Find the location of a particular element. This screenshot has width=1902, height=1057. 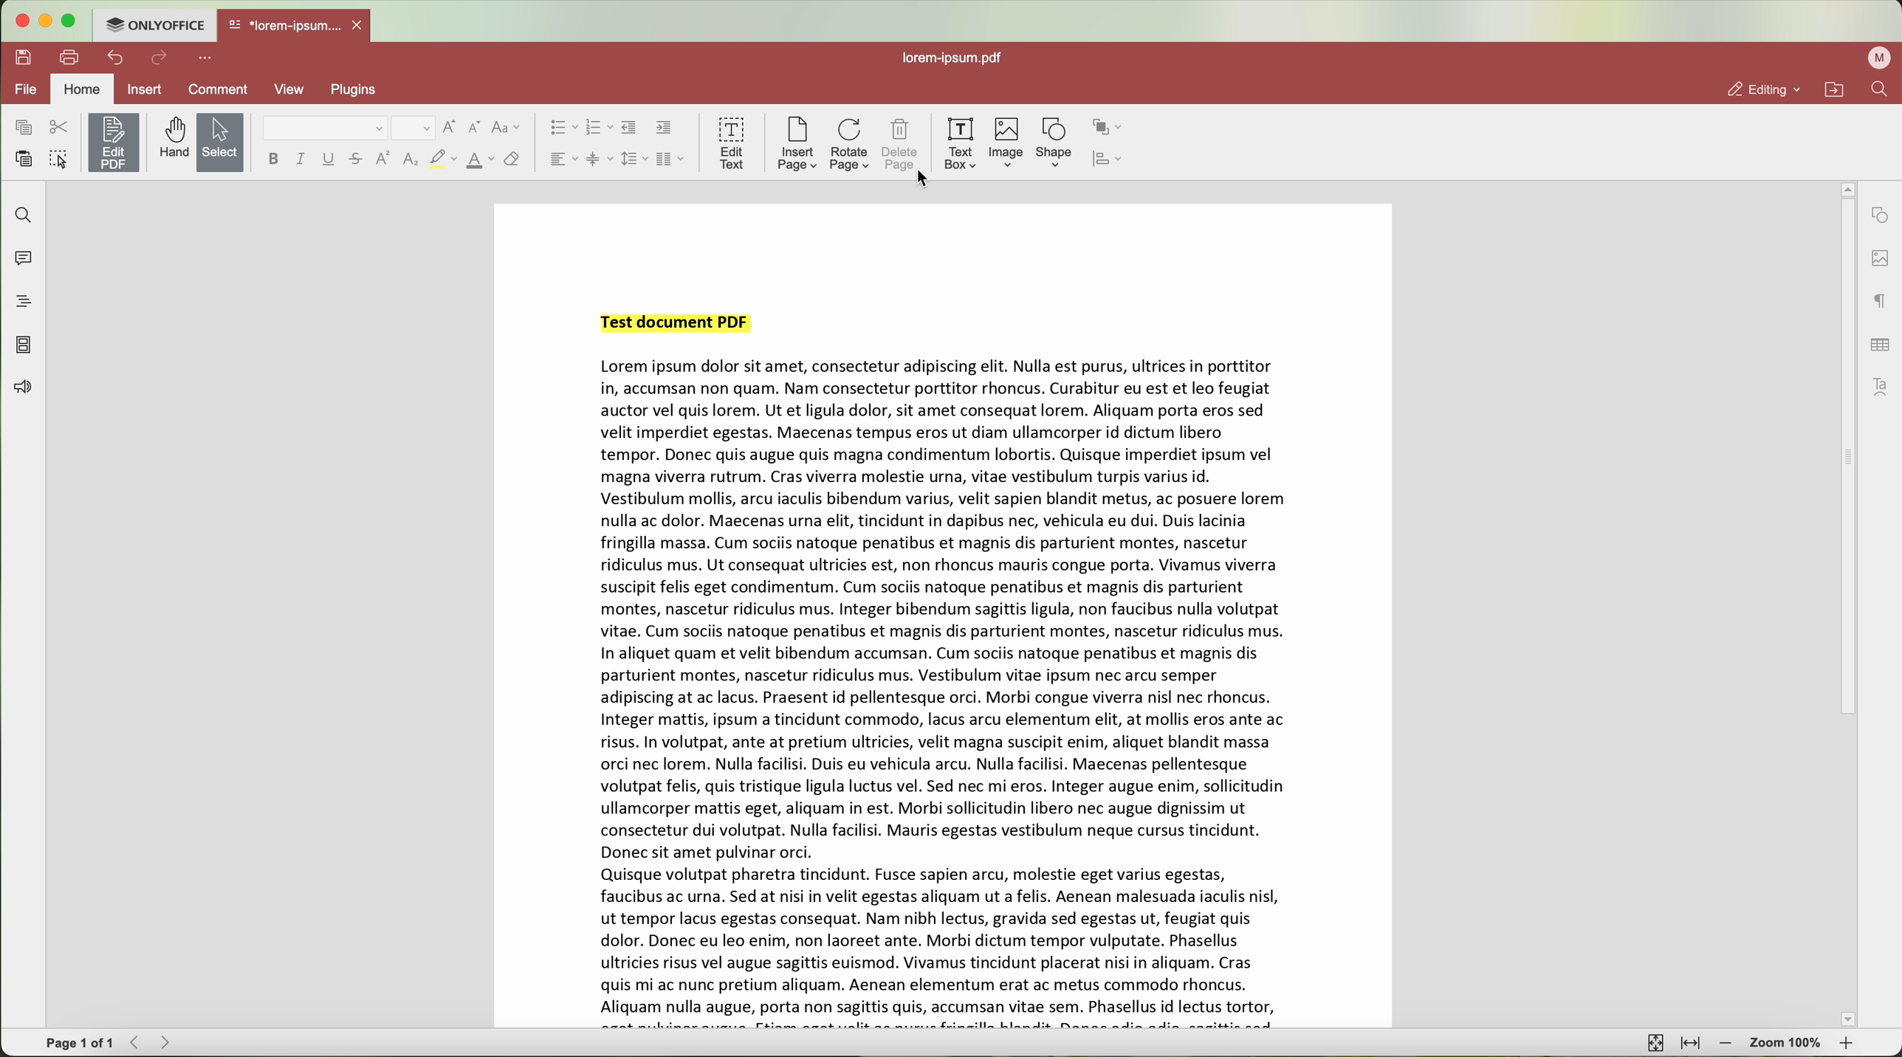

fit to page is located at coordinates (1653, 1043).